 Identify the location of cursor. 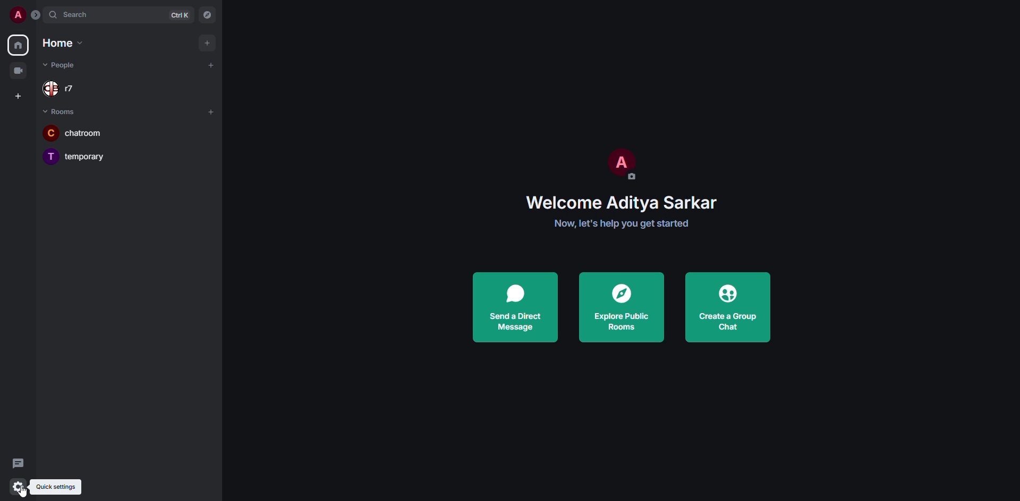
(21, 491).